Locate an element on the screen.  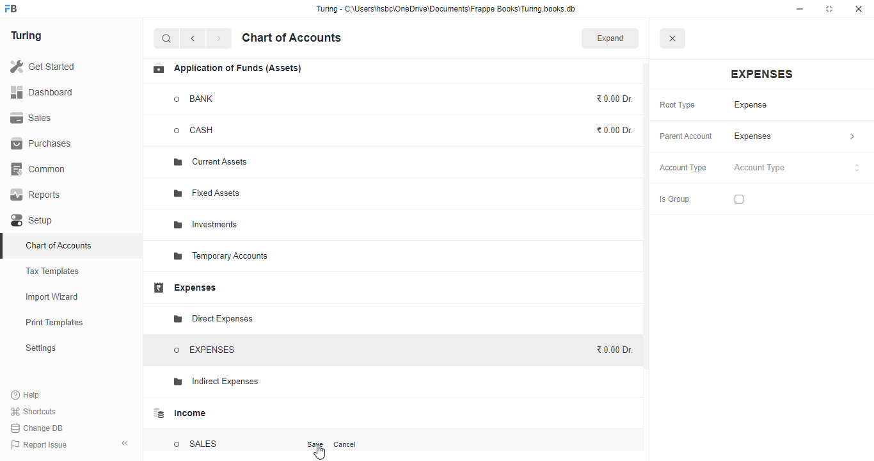
sales is located at coordinates (31, 118).